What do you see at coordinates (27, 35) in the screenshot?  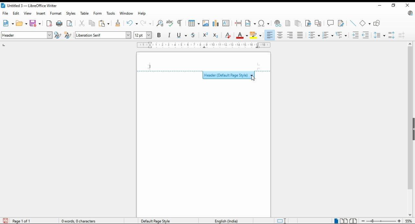 I see `paragraph style` at bounding box center [27, 35].